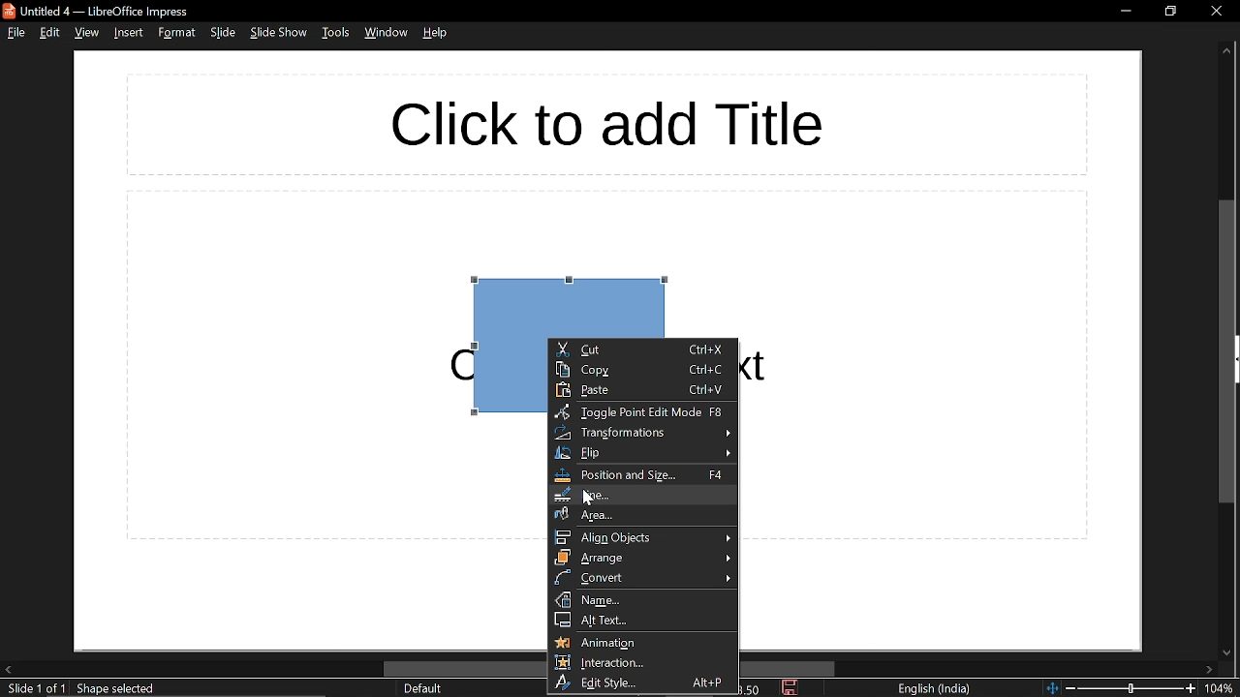  I want to click on transformation, so click(642, 434).